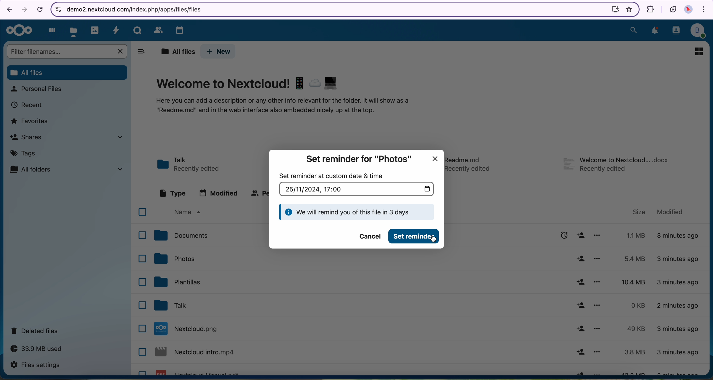 Image resolution: width=713 pixels, height=380 pixels. Describe the element at coordinates (18, 31) in the screenshot. I see `Nextcloud logo` at that location.